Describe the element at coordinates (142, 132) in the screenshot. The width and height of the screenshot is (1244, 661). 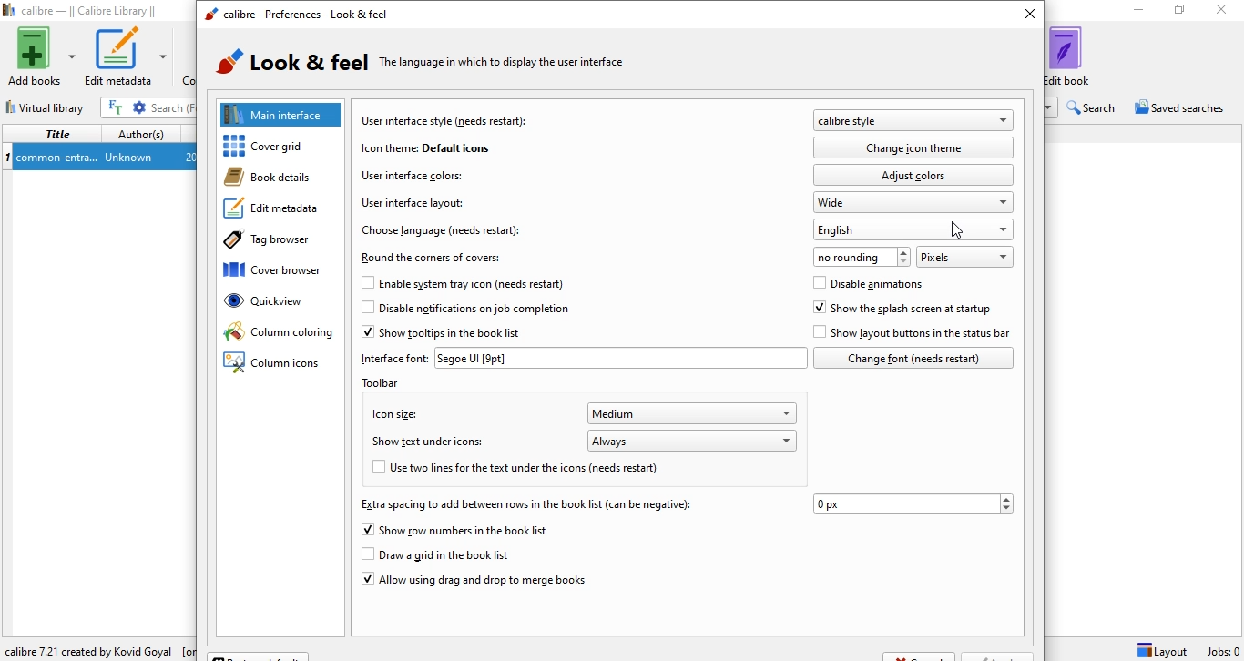
I see `Author(s)` at that location.